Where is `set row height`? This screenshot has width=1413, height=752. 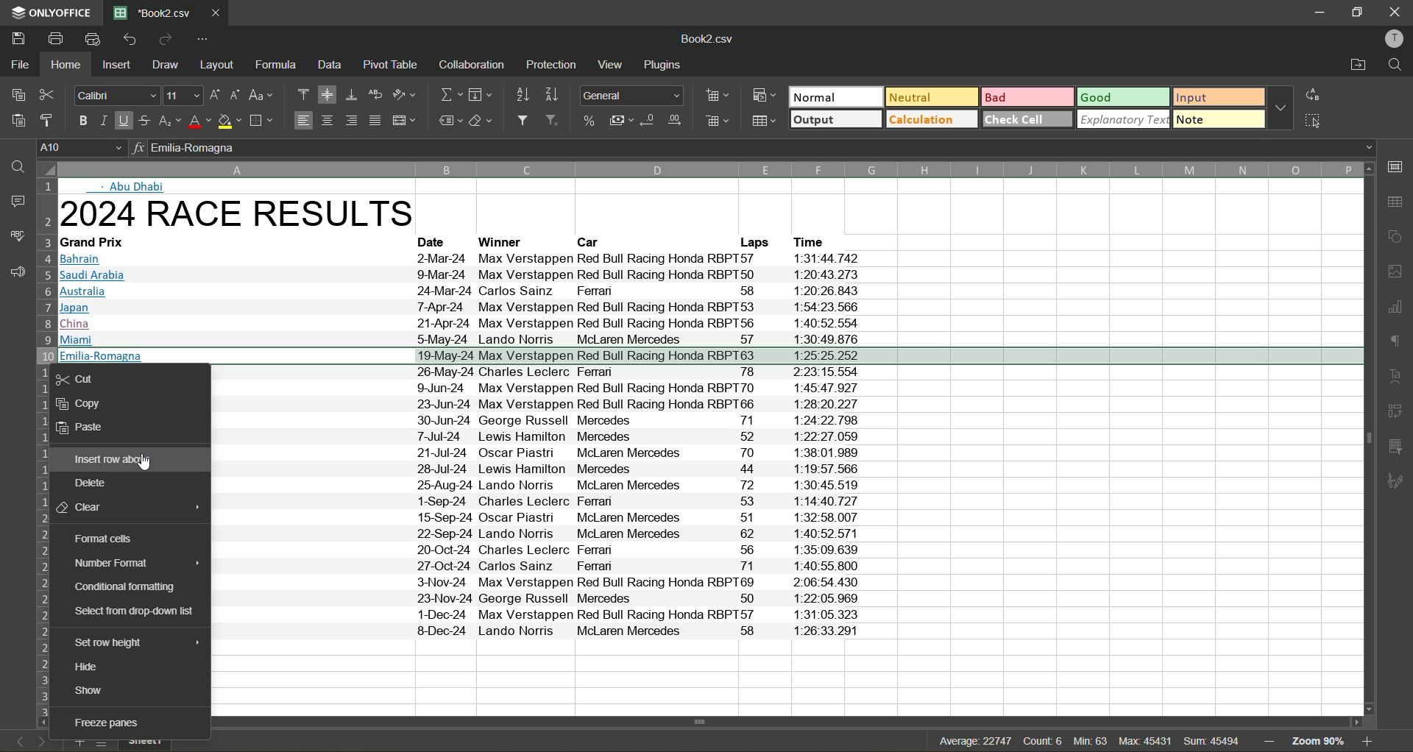
set row height is located at coordinates (135, 642).